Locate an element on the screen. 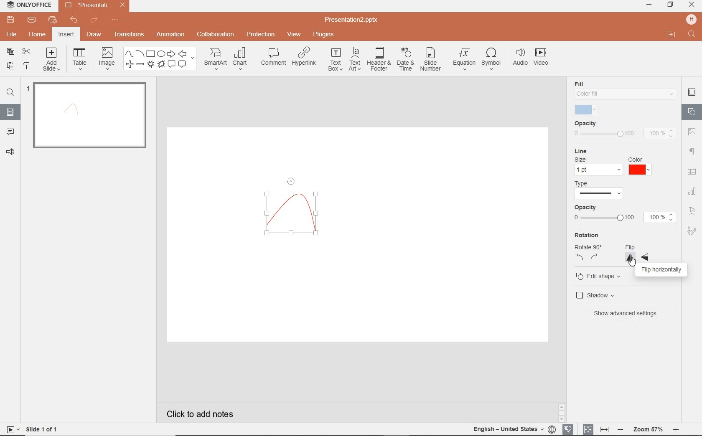  SIGNATURE is located at coordinates (692, 231).